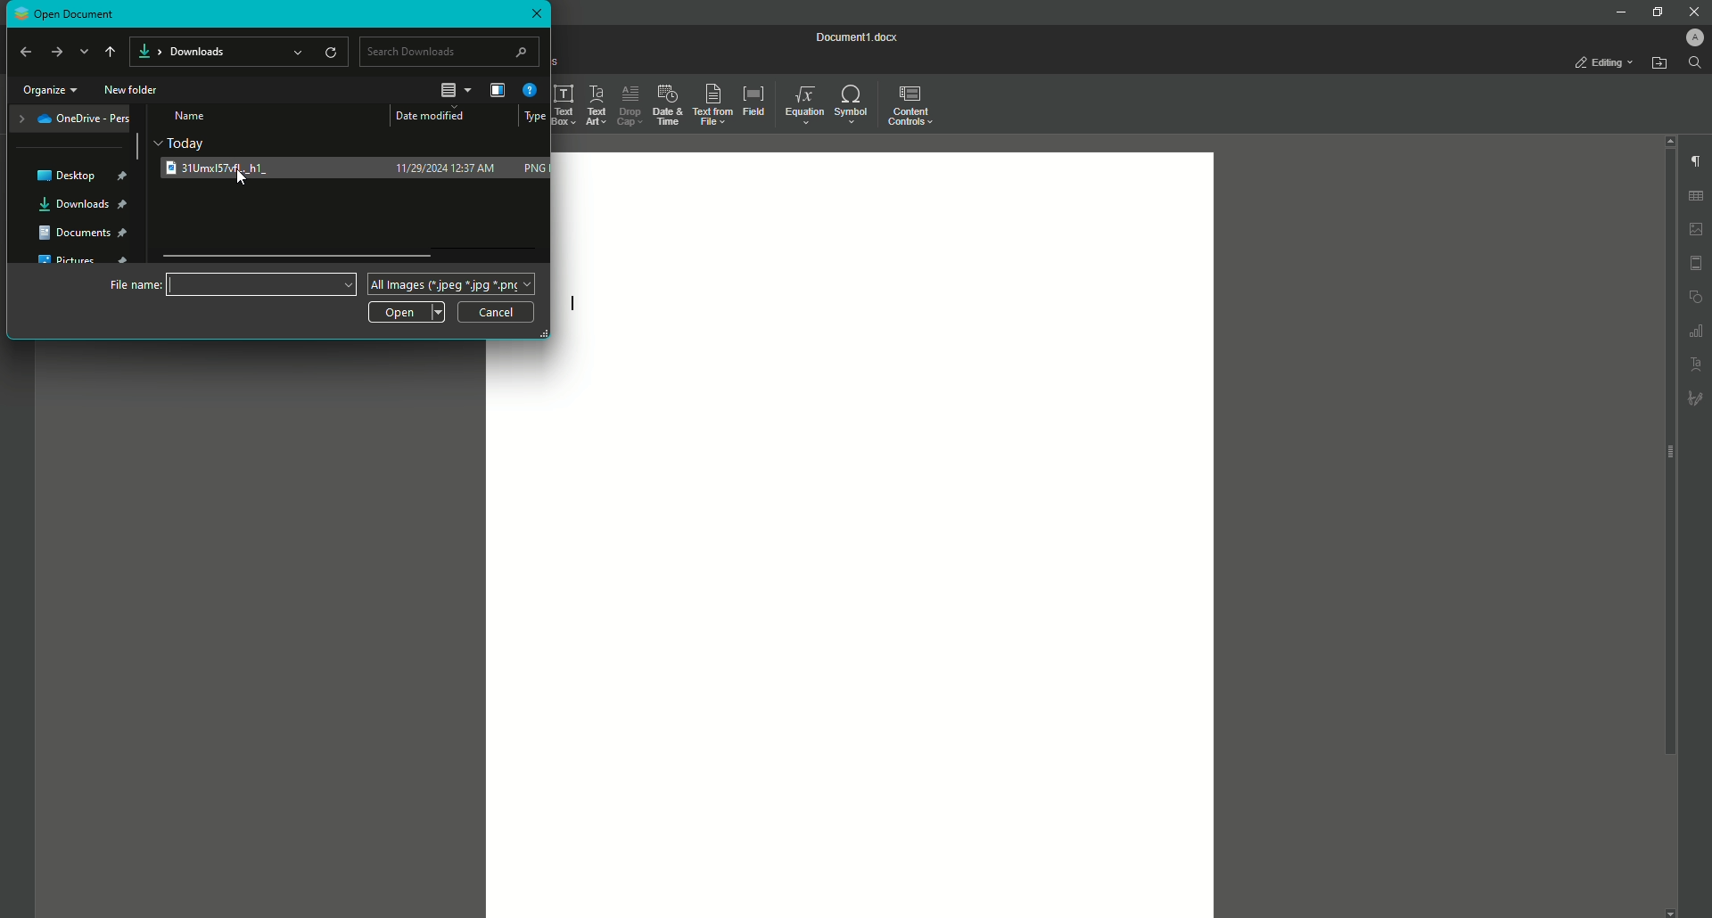  I want to click on New Folder, so click(136, 90).